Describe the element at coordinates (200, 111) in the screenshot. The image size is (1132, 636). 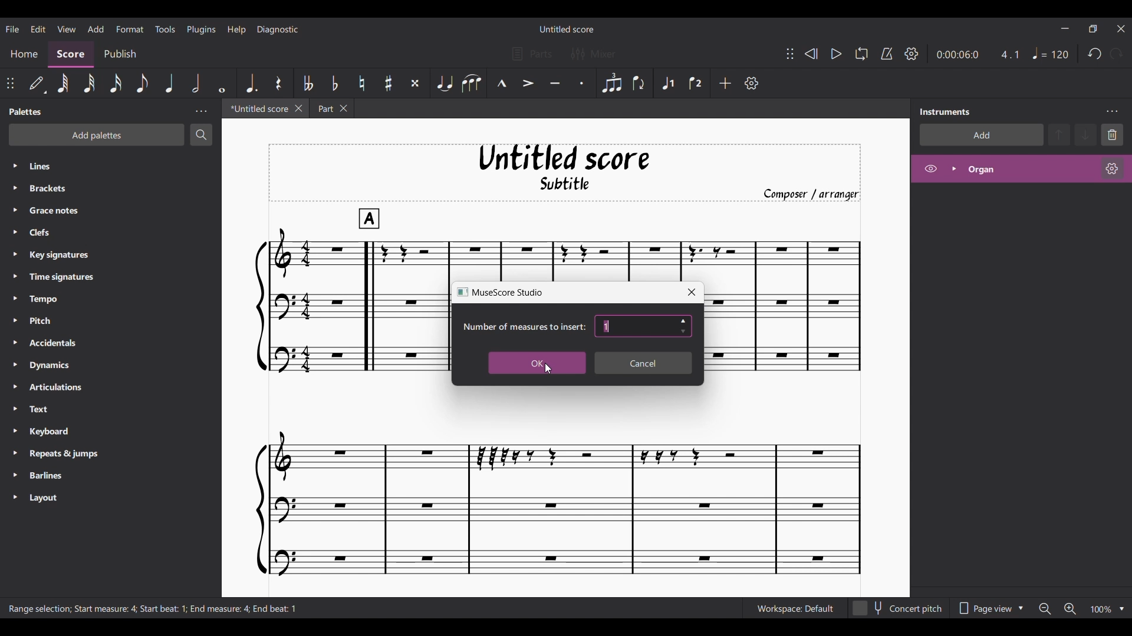
I see `Palette settings` at that location.